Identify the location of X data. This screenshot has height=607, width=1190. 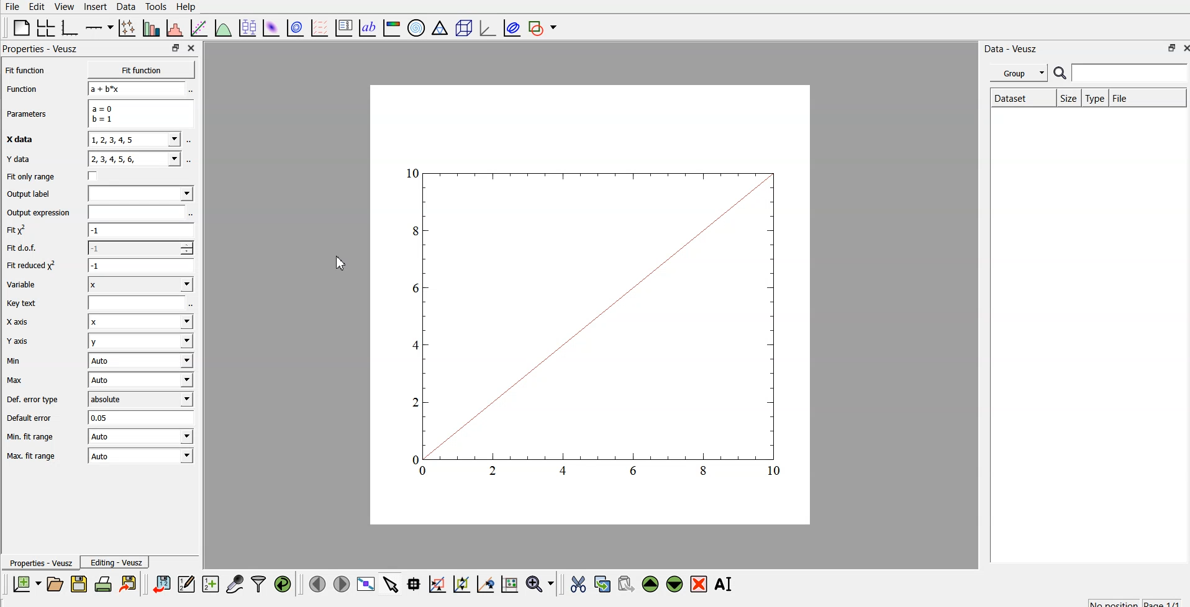
(36, 139).